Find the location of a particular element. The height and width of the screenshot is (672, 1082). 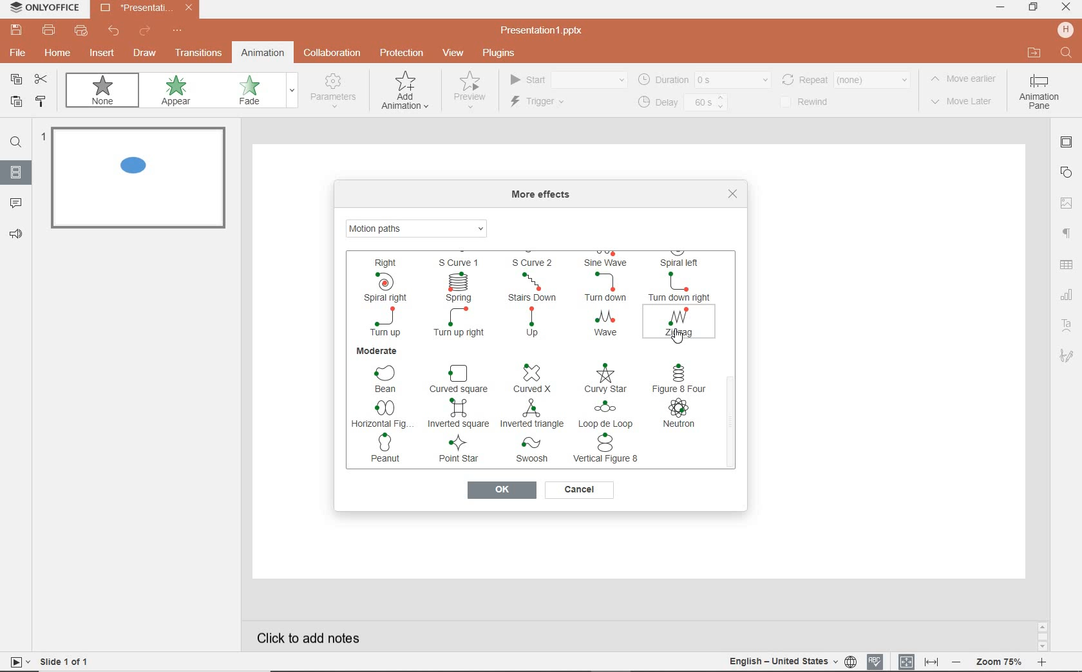

spell checking is located at coordinates (874, 661).